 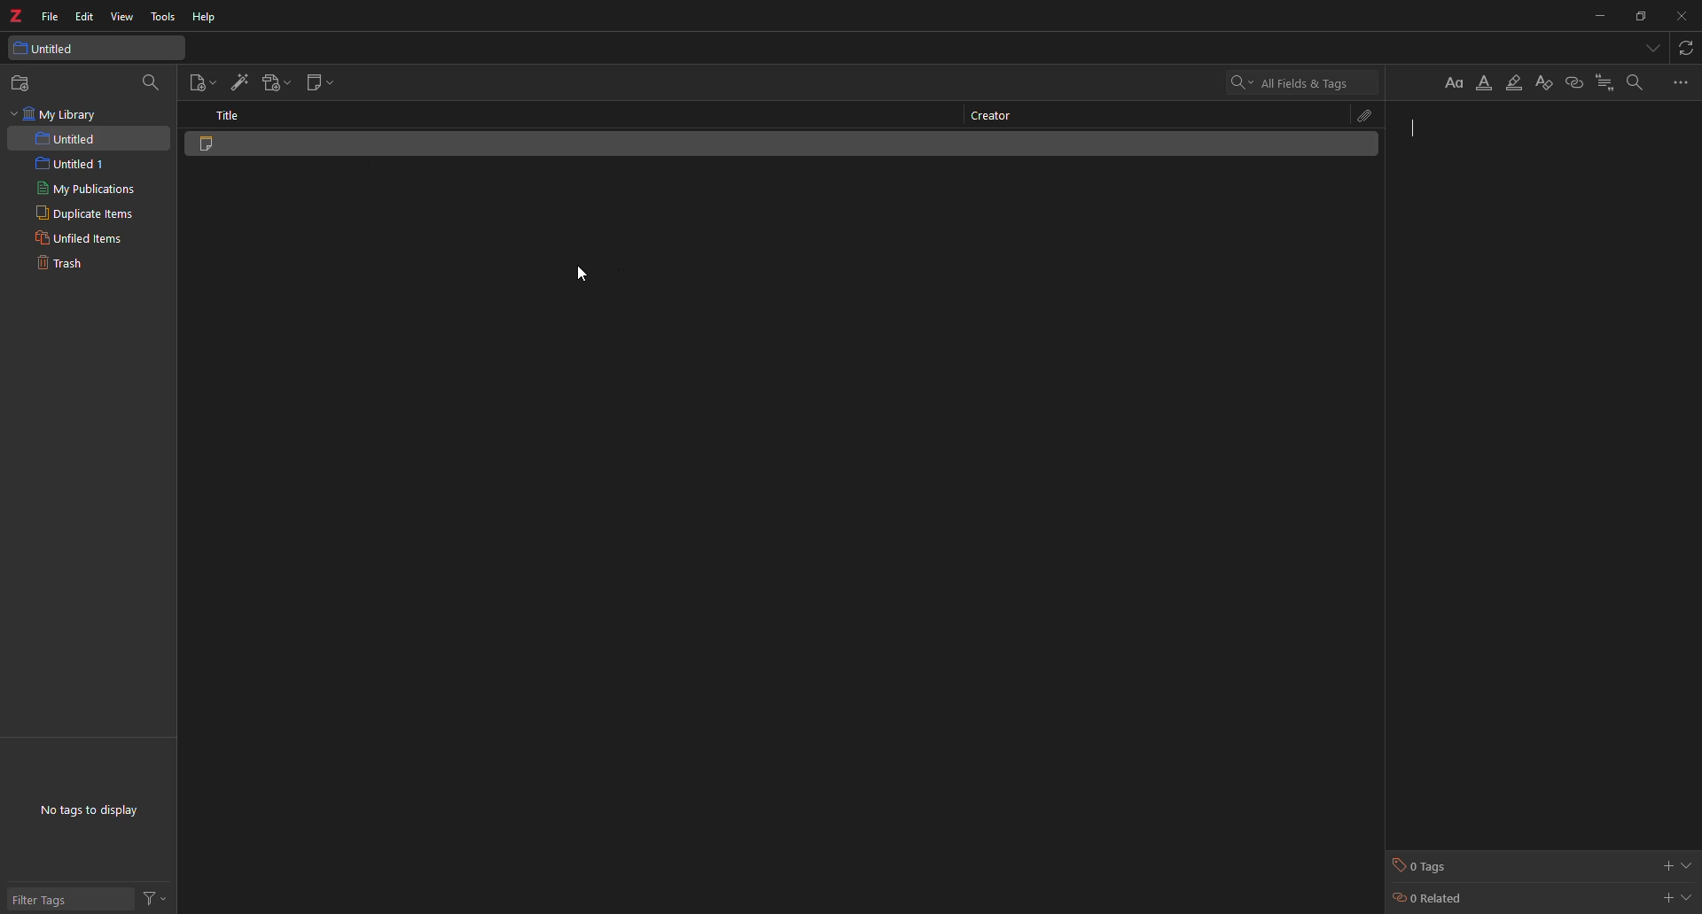 I want to click on highlight color, so click(x=1519, y=80).